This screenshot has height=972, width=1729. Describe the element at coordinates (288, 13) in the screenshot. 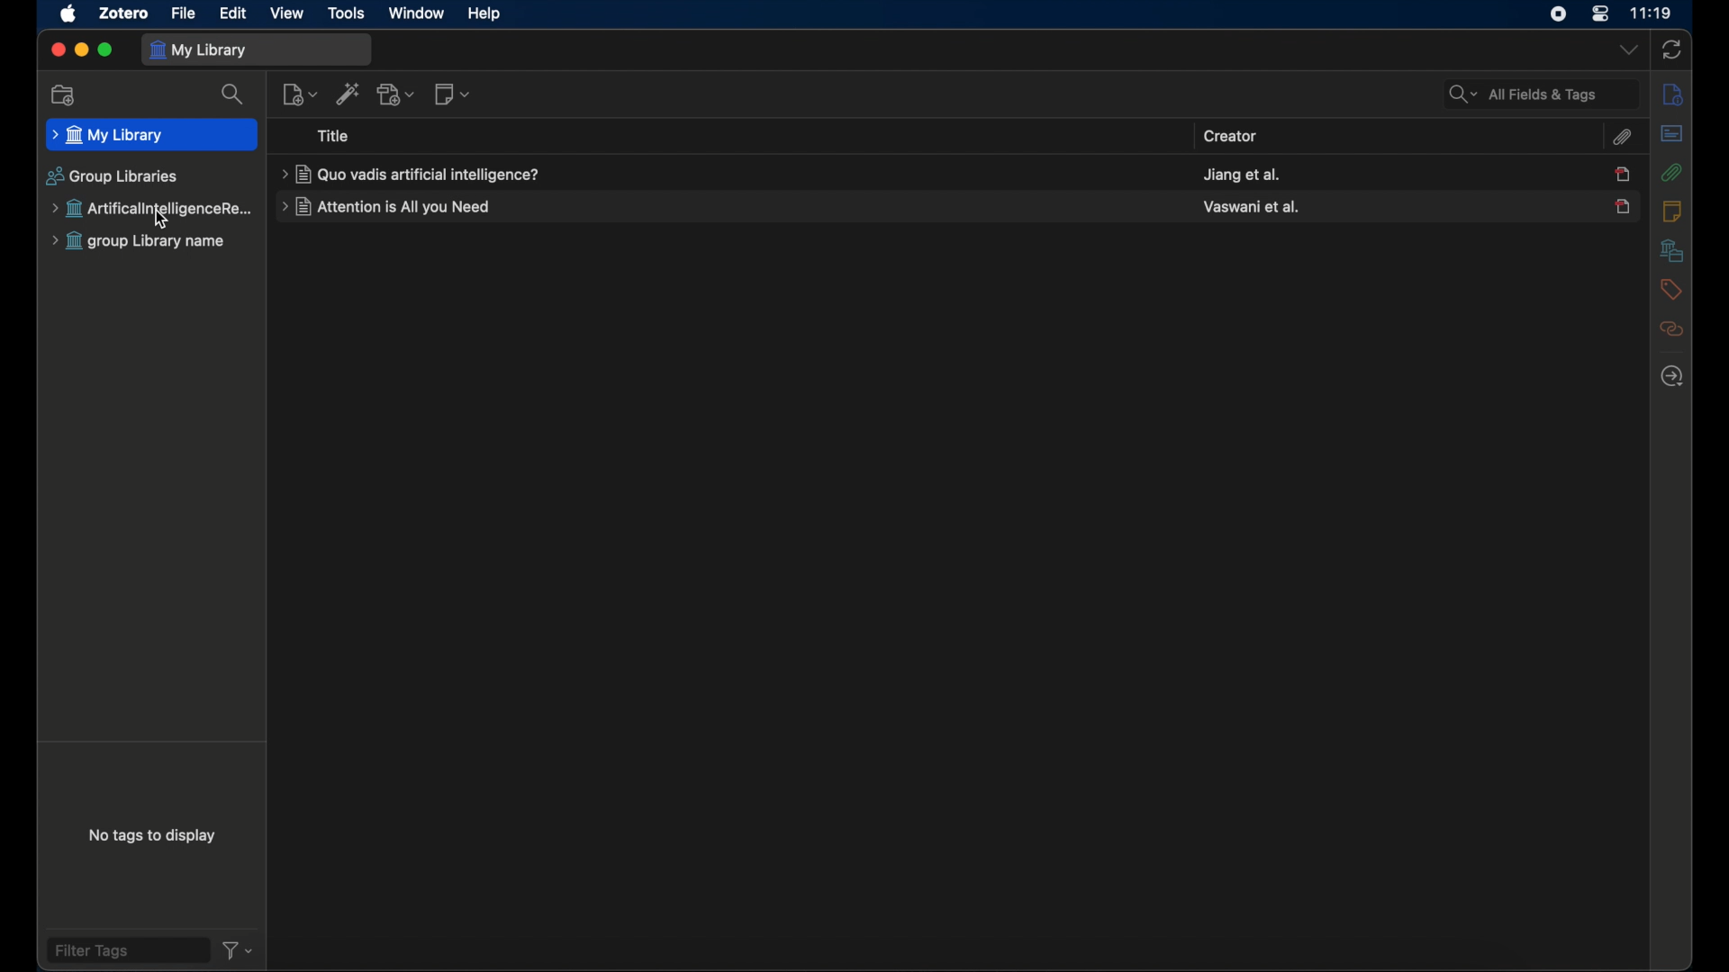

I see `view` at that location.